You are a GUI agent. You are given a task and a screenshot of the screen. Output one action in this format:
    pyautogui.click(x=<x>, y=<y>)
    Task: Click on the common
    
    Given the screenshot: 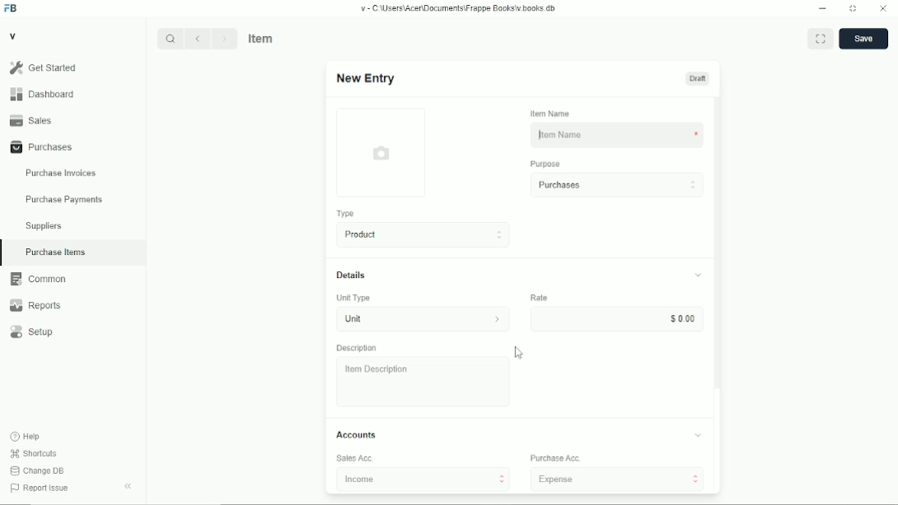 What is the action you would take?
    pyautogui.click(x=39, y=279)
    